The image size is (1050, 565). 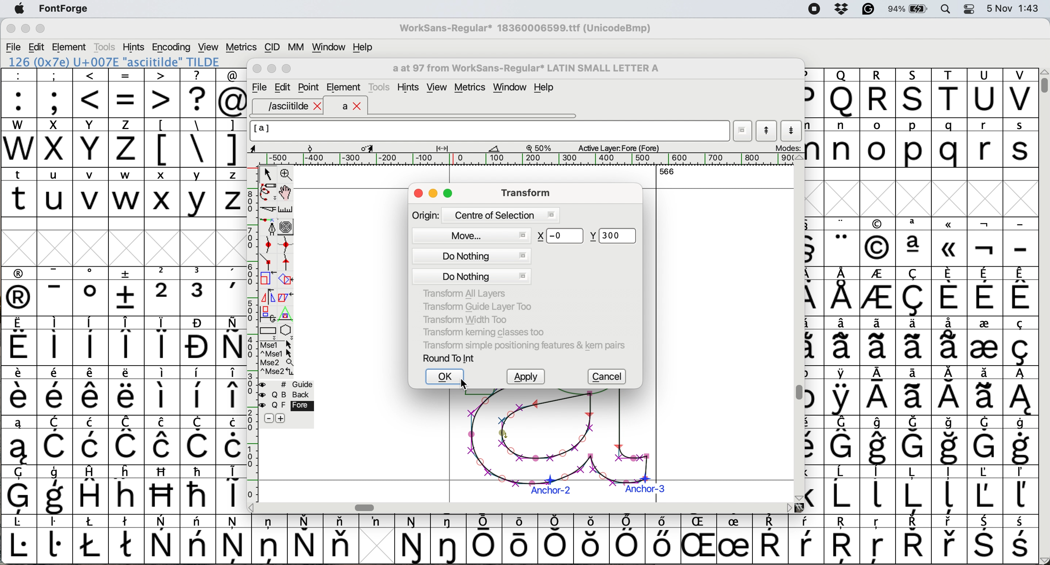 I want to click on 126 (0x7e) U+007E "asciitilde" TILDE, so click(x=115, y=61).